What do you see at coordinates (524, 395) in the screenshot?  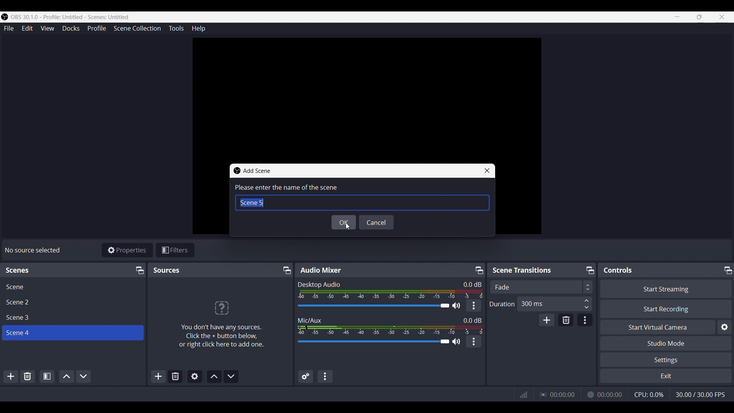 I see `Graph` at bounding box center [524, 395].